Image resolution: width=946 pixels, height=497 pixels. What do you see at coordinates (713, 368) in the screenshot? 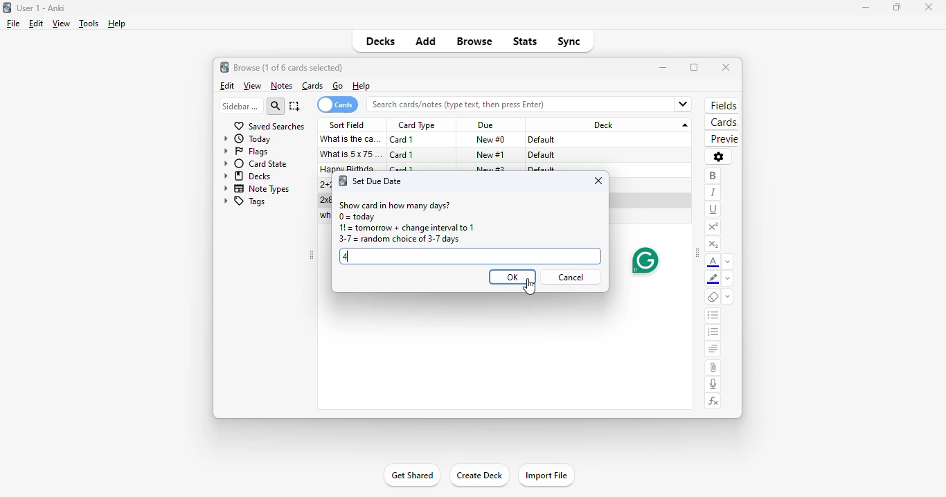
I see `attach pictures/audio/video` at bounding box center [713, 368].